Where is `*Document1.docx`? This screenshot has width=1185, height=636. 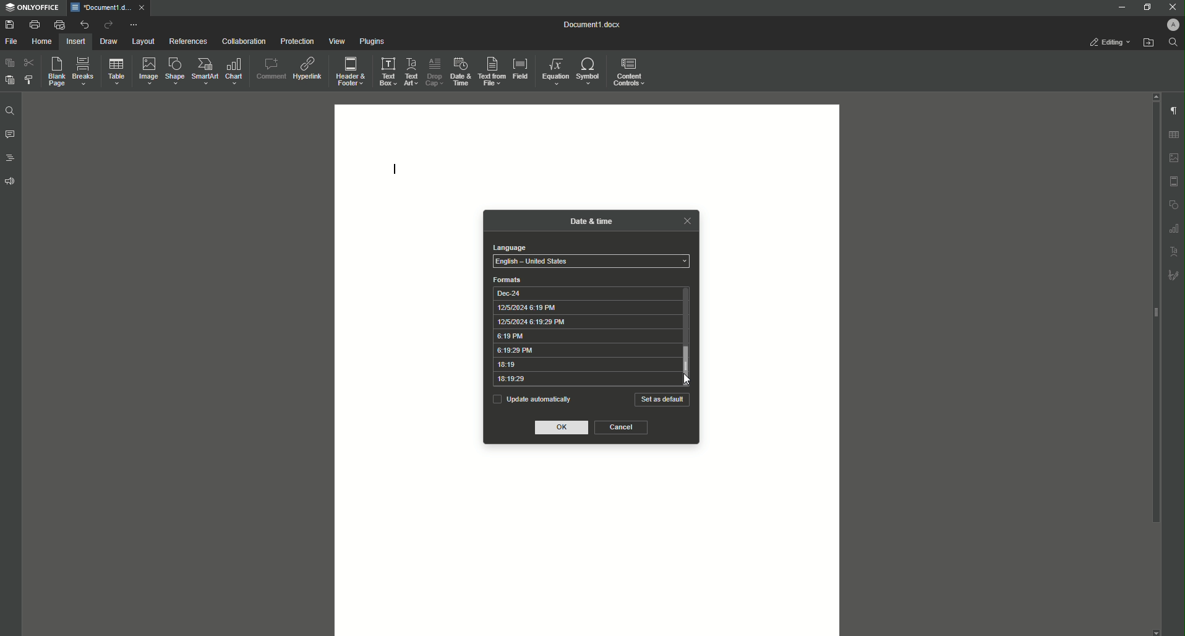 *Document1.docx is located at coordinates (100, 7).